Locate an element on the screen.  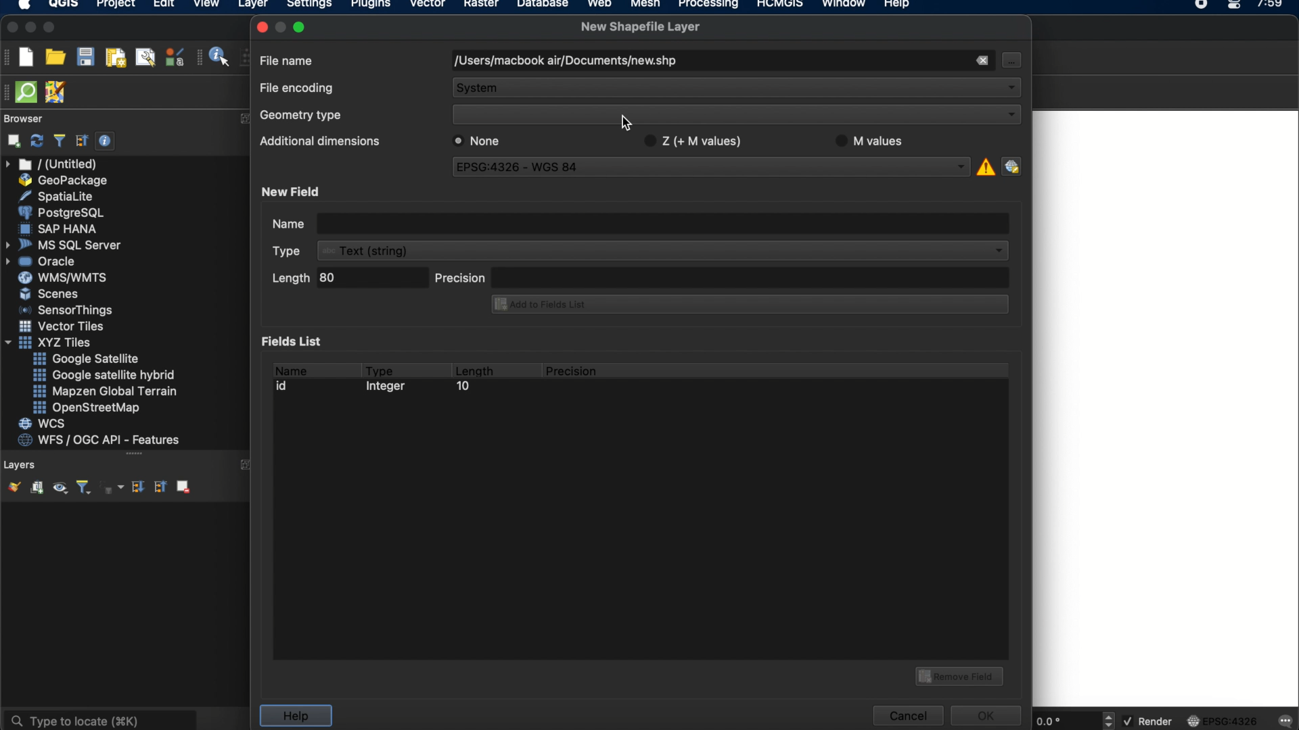
vector is located at coordinates (428, 5).